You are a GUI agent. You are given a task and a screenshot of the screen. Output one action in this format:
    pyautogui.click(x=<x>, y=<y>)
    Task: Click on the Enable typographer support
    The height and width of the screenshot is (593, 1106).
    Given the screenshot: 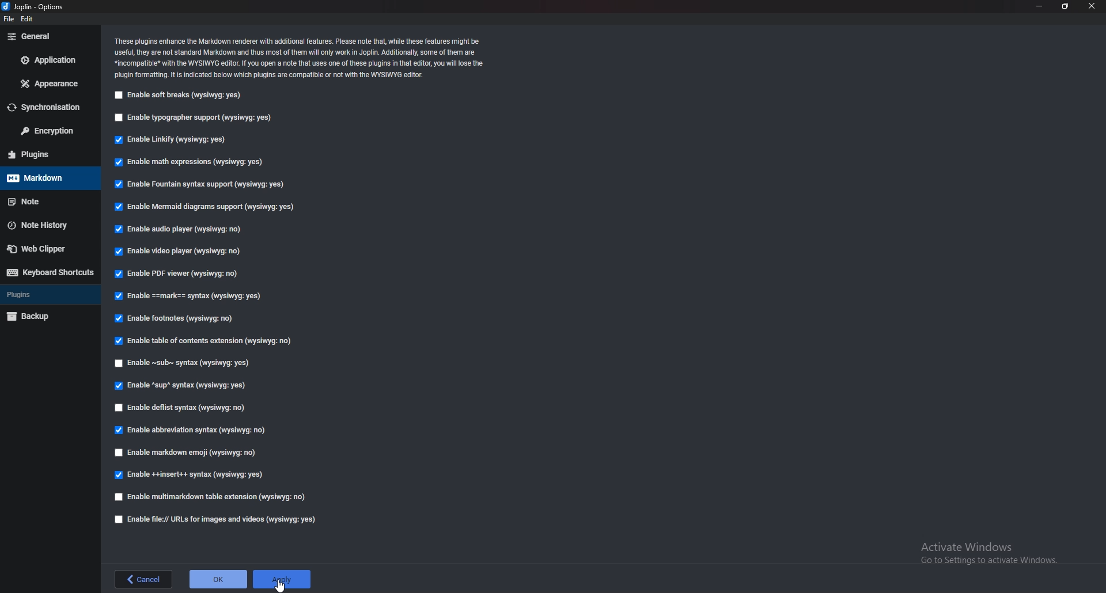 What is the action you would take?
    pyautogui.click(x=196, y=119)
    